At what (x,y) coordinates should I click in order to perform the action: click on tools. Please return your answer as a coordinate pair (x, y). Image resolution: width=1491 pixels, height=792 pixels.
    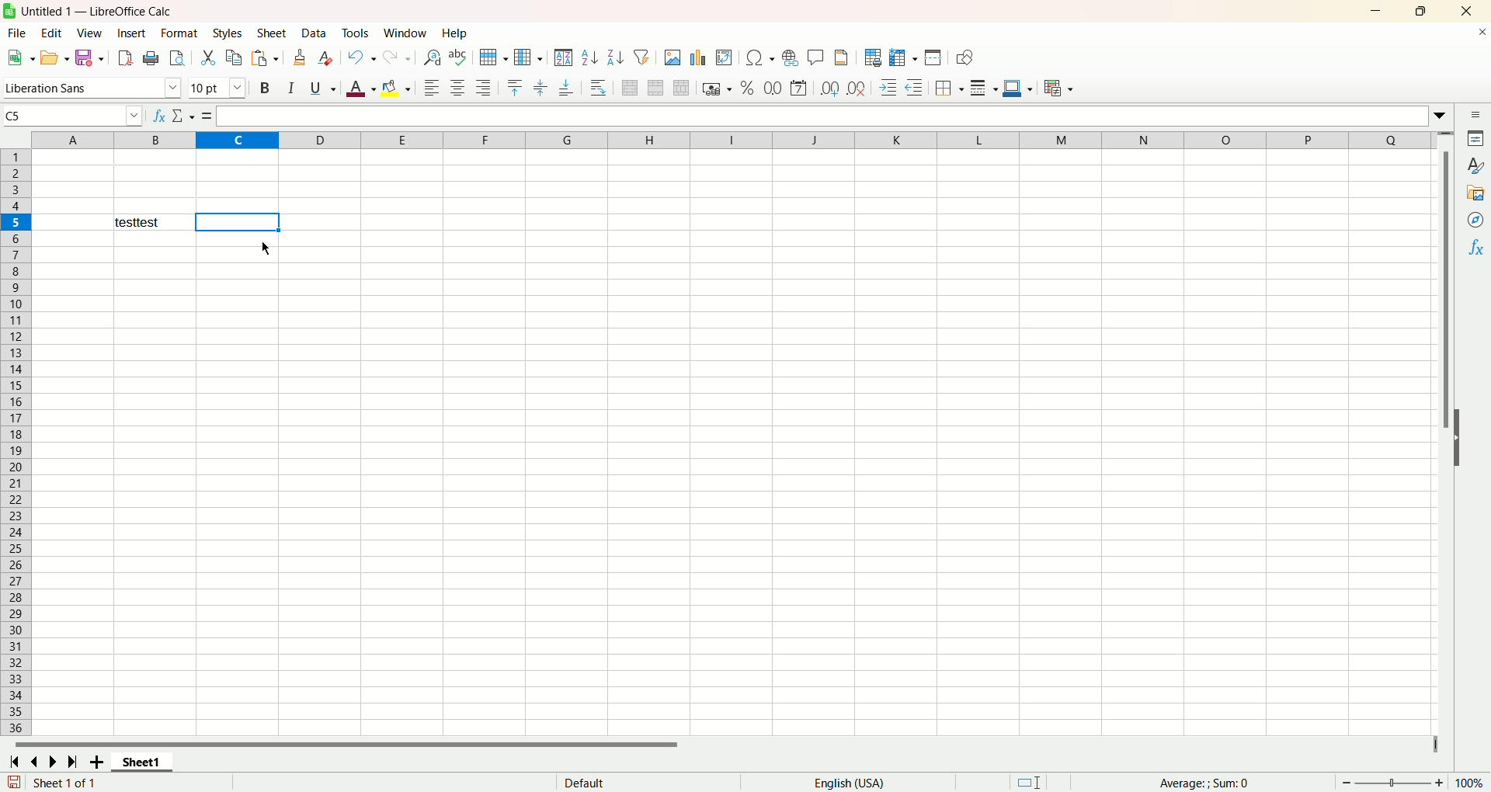
    Looking at the image, I should click on (355, 33).